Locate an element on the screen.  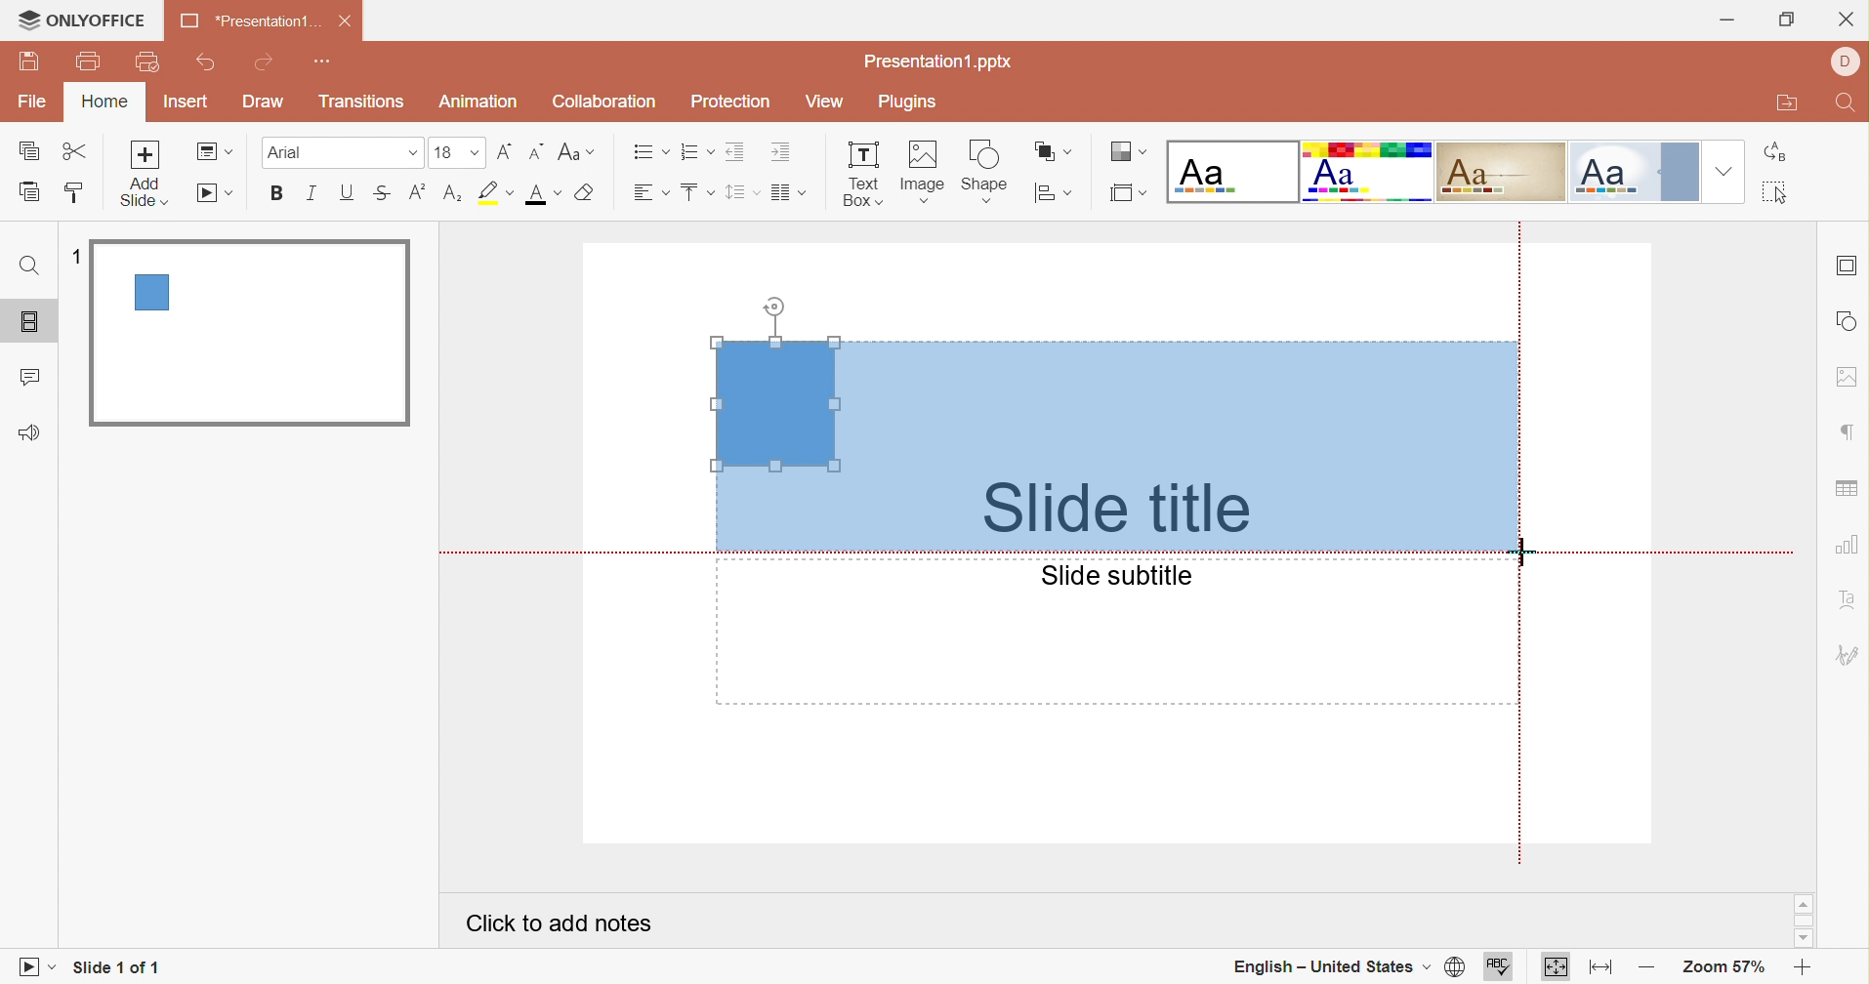
Fit to width is located at coordinates (1601, 969).